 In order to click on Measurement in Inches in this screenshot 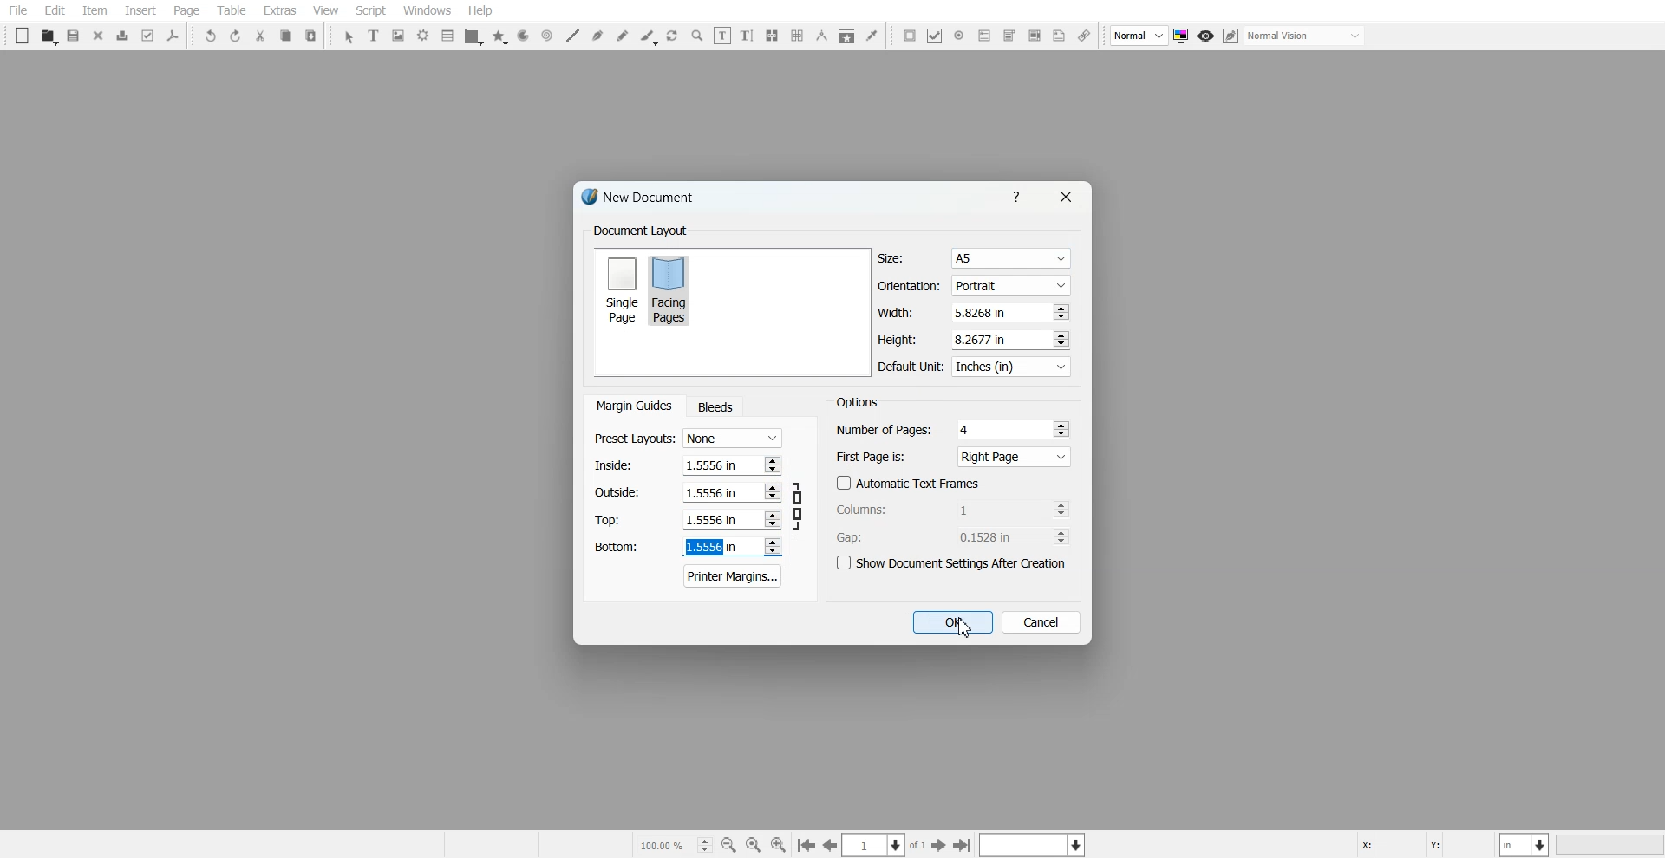, I will do `click(1525, 844)`.